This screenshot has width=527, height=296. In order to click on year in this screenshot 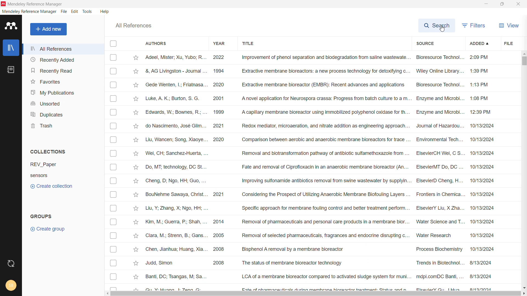, I will do `click(220, 43)`.